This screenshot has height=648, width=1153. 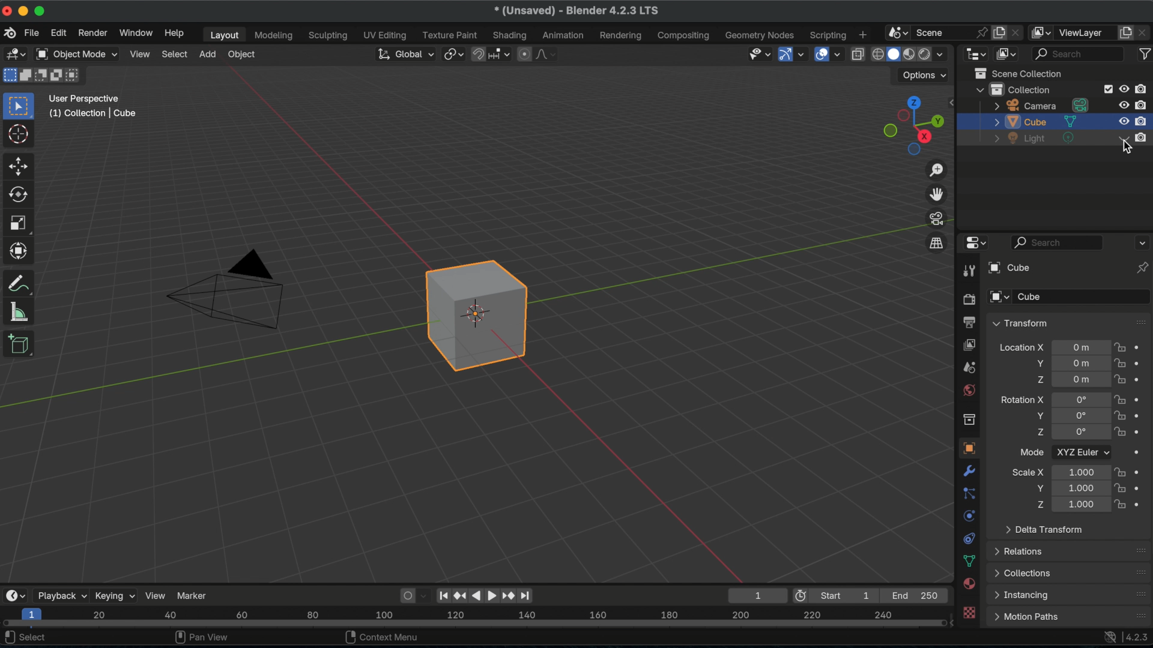 I want to click on view layer, so click(x=1086, y=32).